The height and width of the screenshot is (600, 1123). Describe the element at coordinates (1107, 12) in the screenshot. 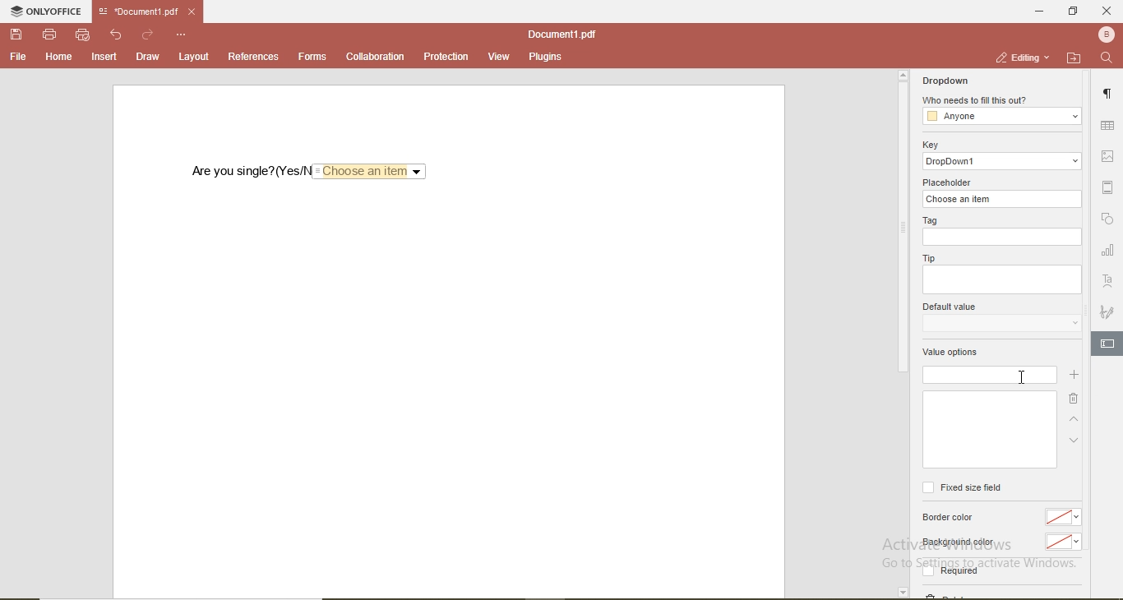

I see `close` at that location.